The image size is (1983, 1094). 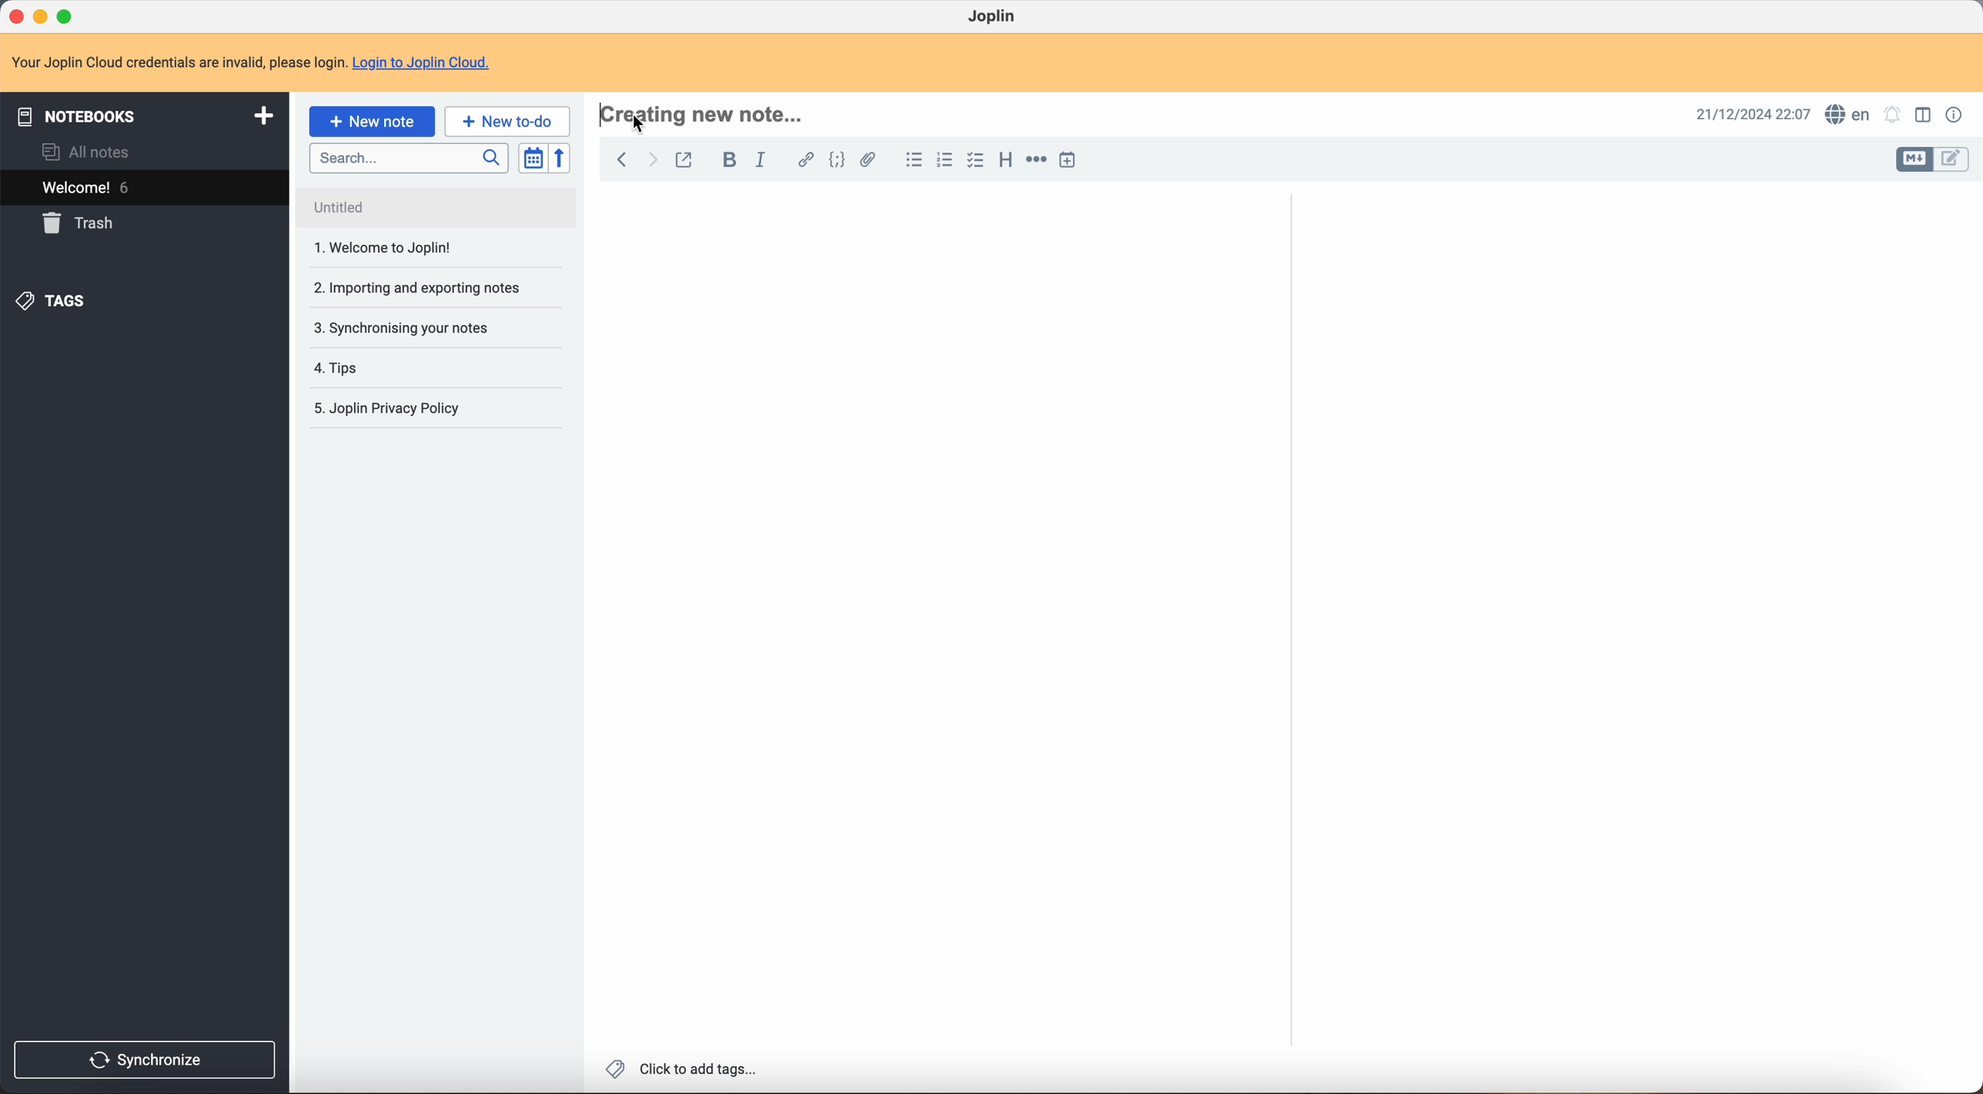 I want to click on maximize program, so click(x=68, y=15).